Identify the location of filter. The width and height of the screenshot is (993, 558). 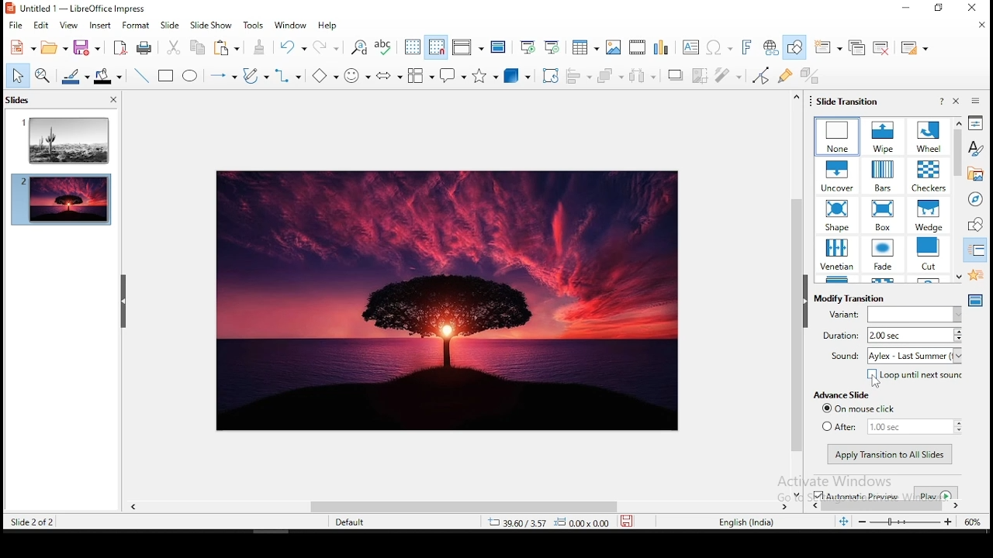
(730, 76).